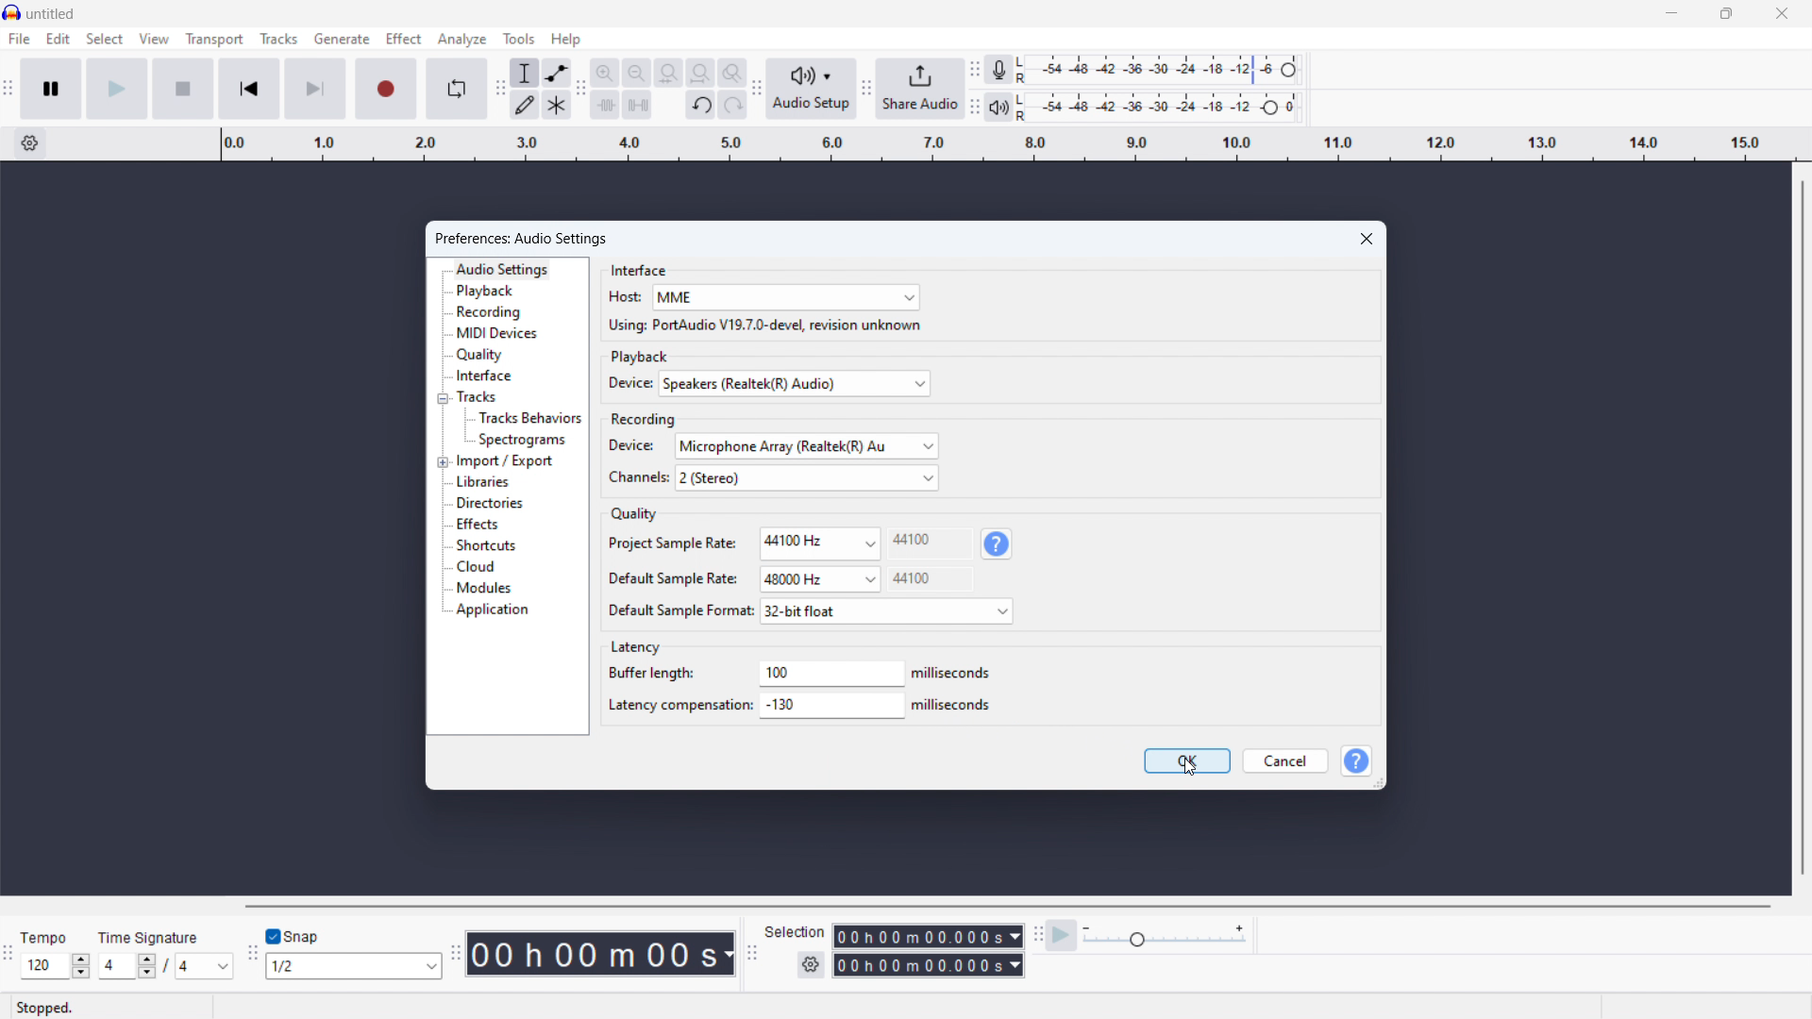 The height and width of the screenshot is (1019, 1812). What do you see at coordinates (294, 937) in the screenshot?
I see `toggle snap` at bounding box center [294, 937].